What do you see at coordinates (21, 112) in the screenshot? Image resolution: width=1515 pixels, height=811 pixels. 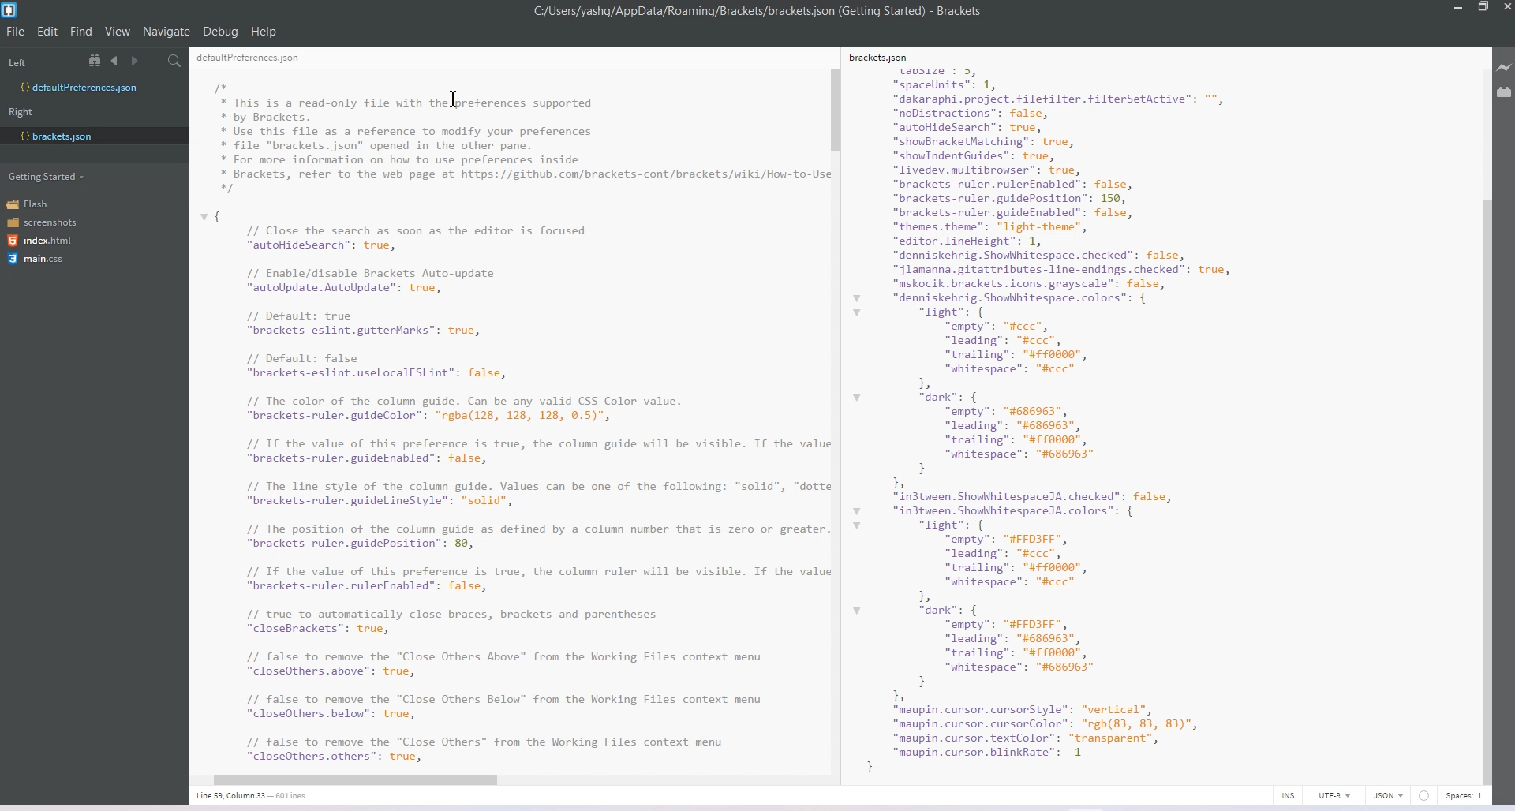 I see `Right` at bounding box center [21, 112].